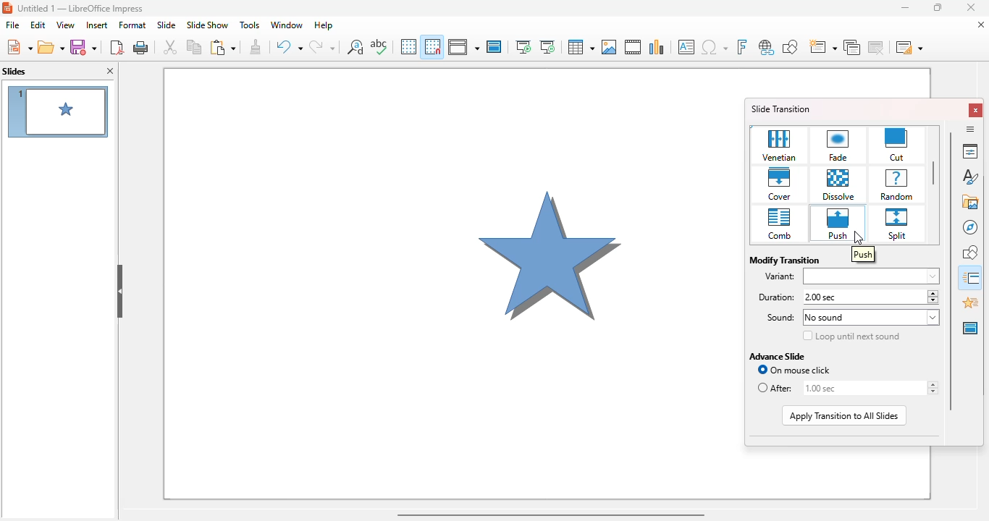 This screenshot has height=521, width=989. What do you see at coordinates (971, 201) in the screenshot?
I see `gallery` at bounding box center [971, 201].